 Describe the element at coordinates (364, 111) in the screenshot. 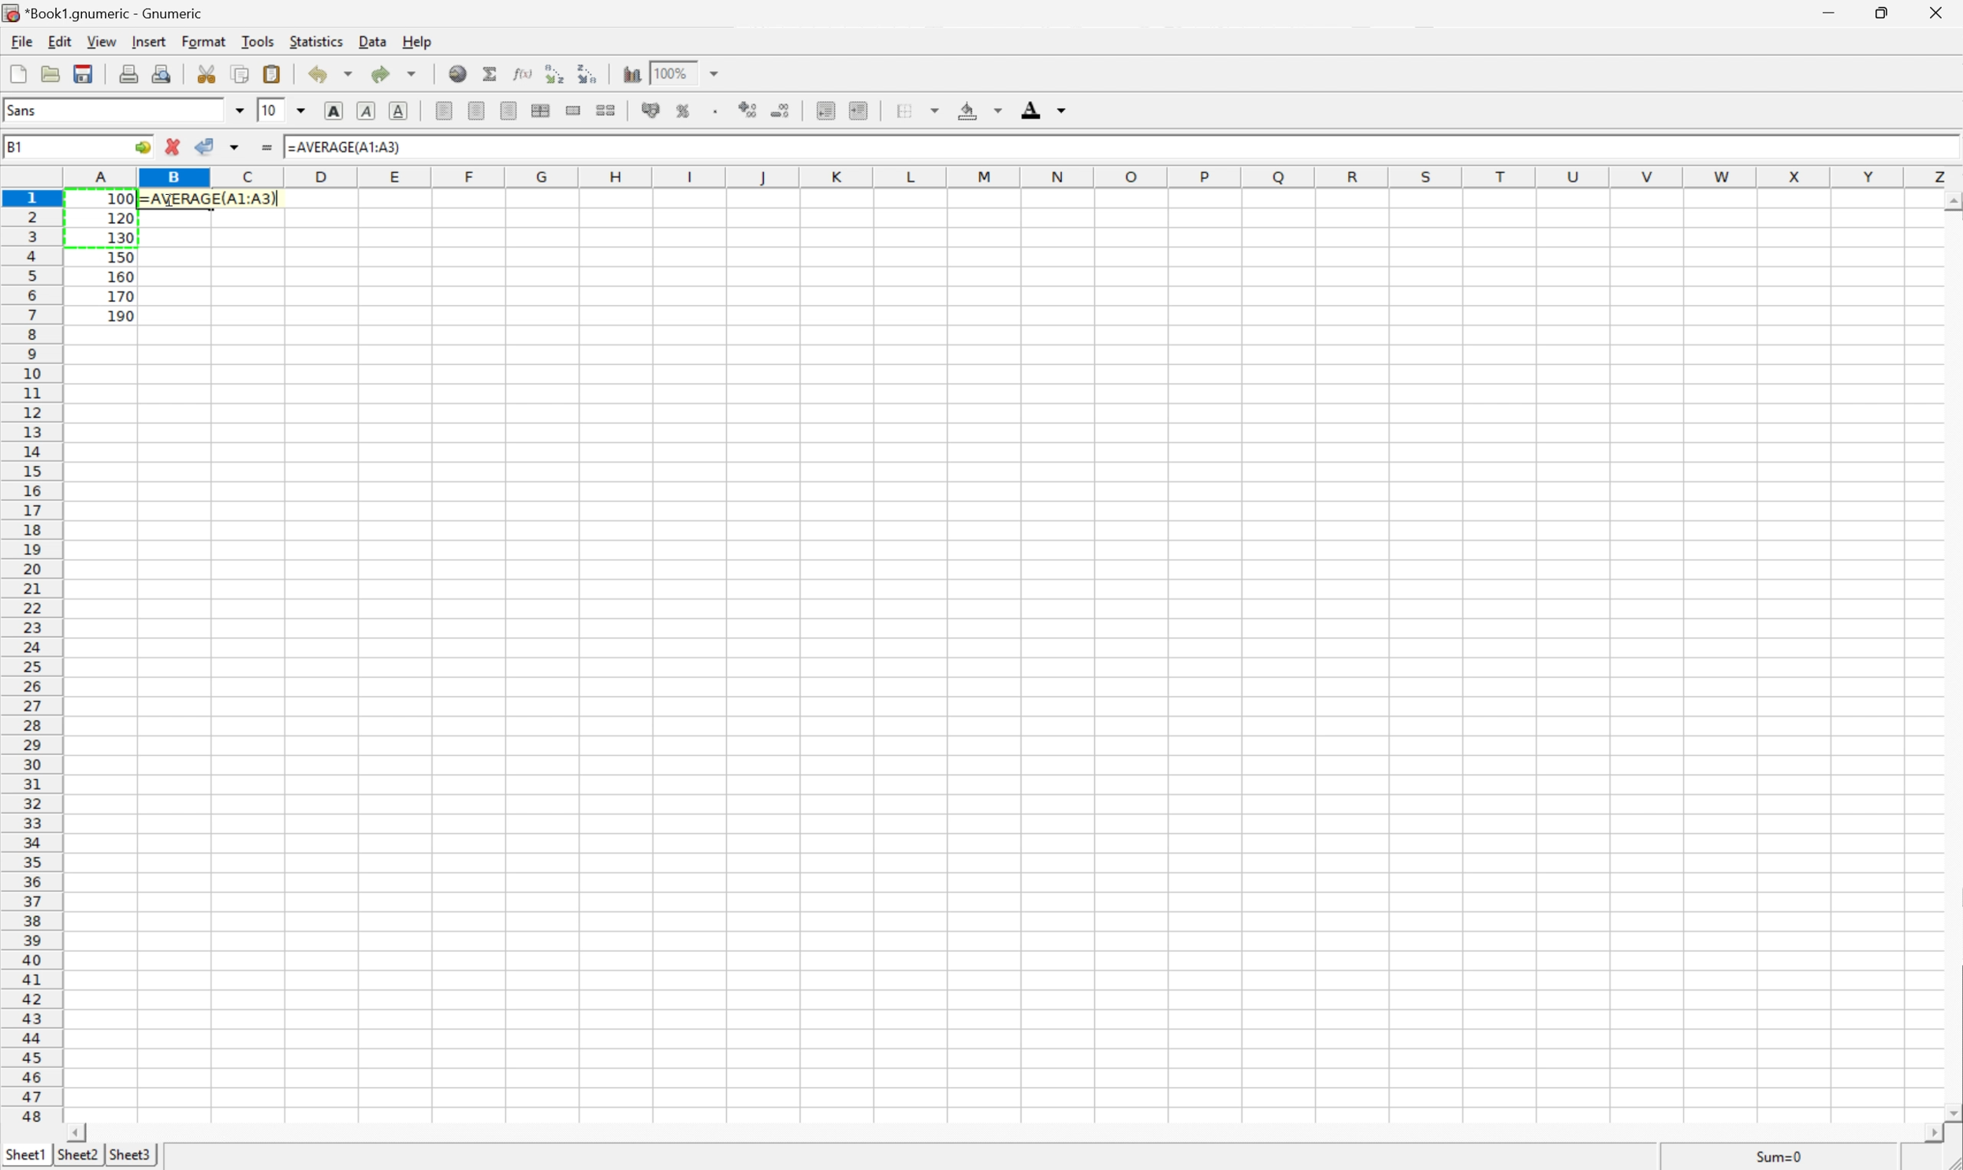

I see `Italic` at that location.